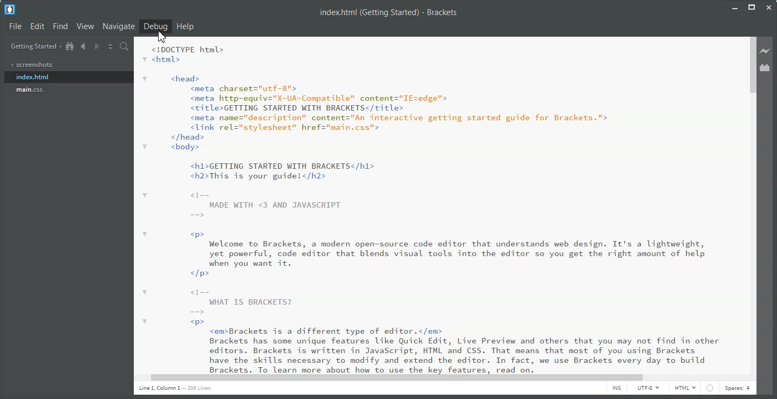 This screenshot has width=777, height=399. Describe the element at coordinates (60, 26) in the screenshot. I see `Find` at that location.